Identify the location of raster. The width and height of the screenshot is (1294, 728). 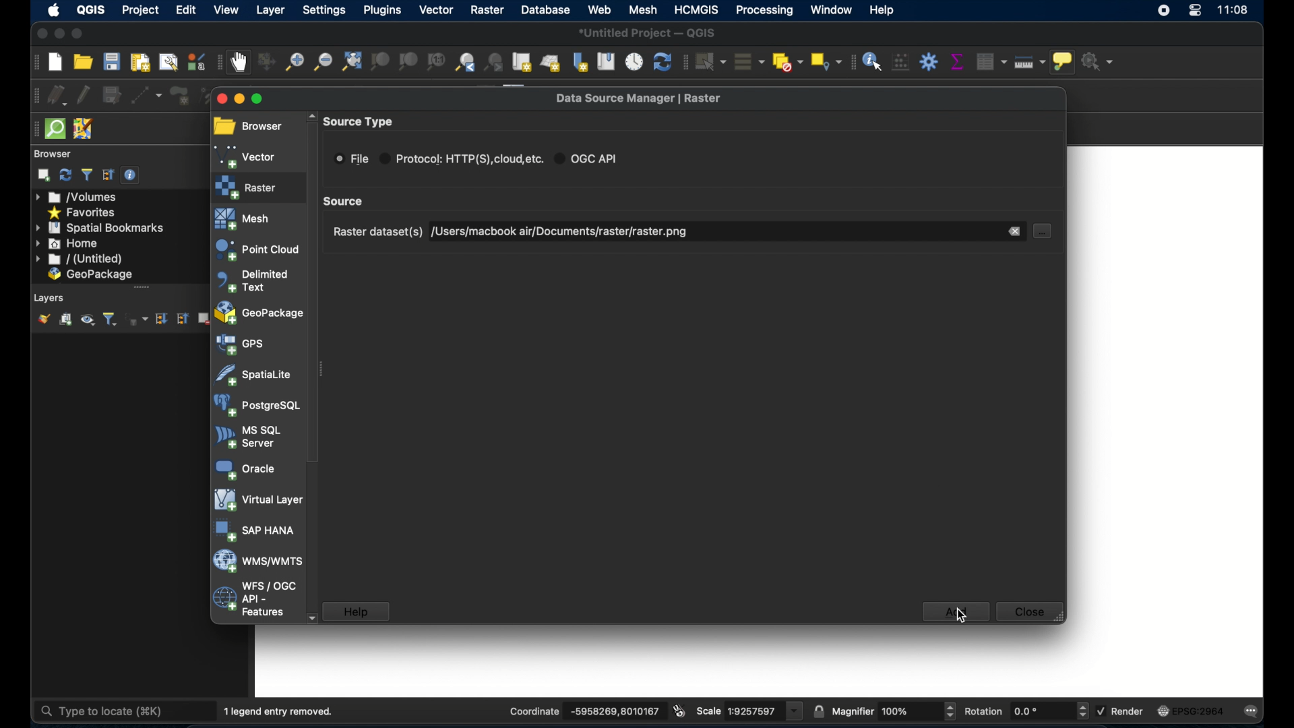
(249, 187).